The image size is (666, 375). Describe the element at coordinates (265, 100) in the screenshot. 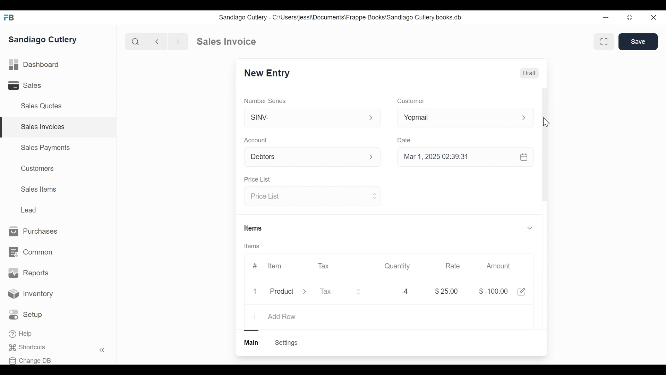

I see `Number Series` at that location.